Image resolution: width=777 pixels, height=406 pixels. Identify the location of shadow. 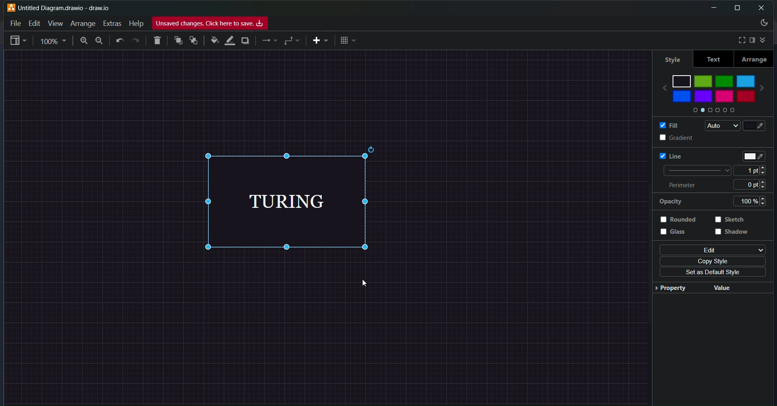
(246, 42).